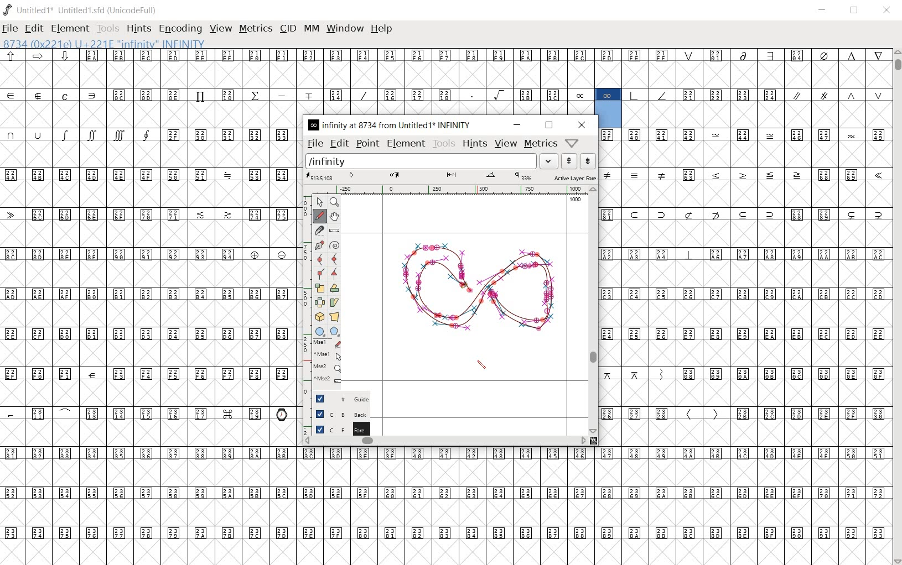 The height and width of the screenshot is (565, 902). What do you see at coordinates (450, 190) in the screenshot?
I see `ruler` at bounding box center [450, 190].